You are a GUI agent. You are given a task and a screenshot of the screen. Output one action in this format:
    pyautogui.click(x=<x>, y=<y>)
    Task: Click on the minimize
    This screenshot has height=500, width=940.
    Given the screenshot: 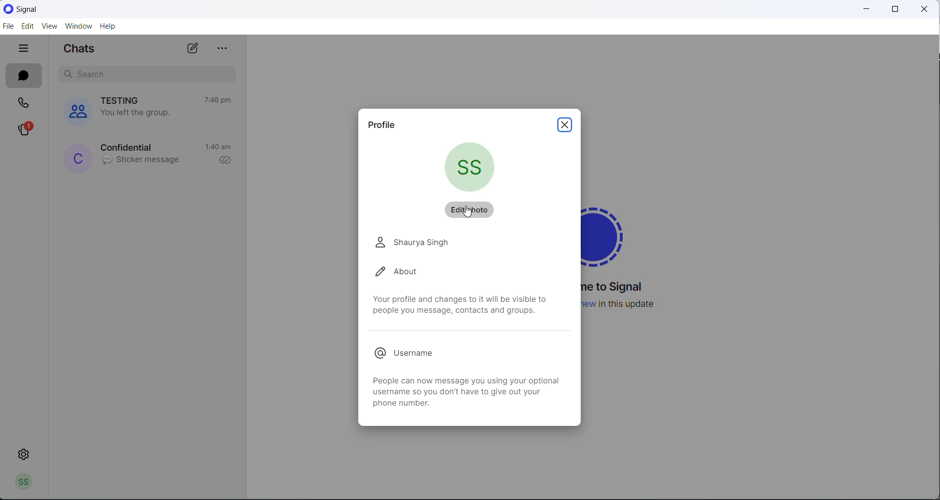 What is the action you would take?
    pyautogui.click(x=862, y=9)
    